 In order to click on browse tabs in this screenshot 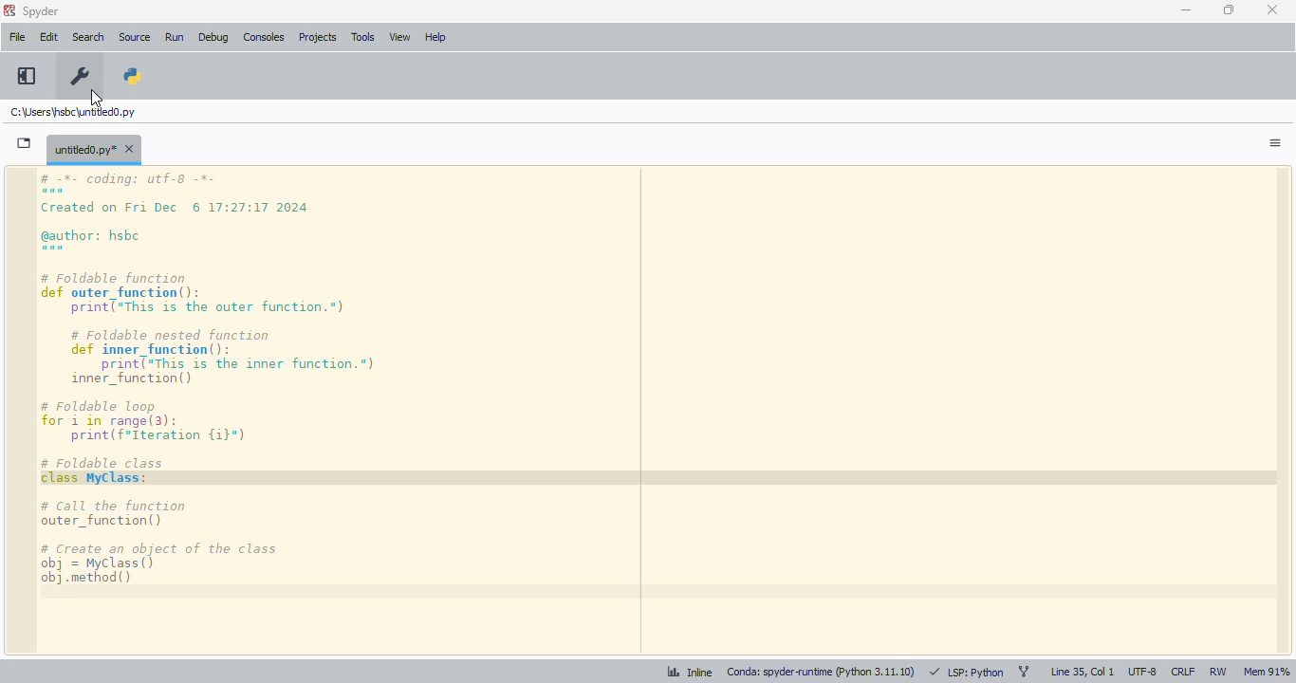, I will do `click(25, 143)`.